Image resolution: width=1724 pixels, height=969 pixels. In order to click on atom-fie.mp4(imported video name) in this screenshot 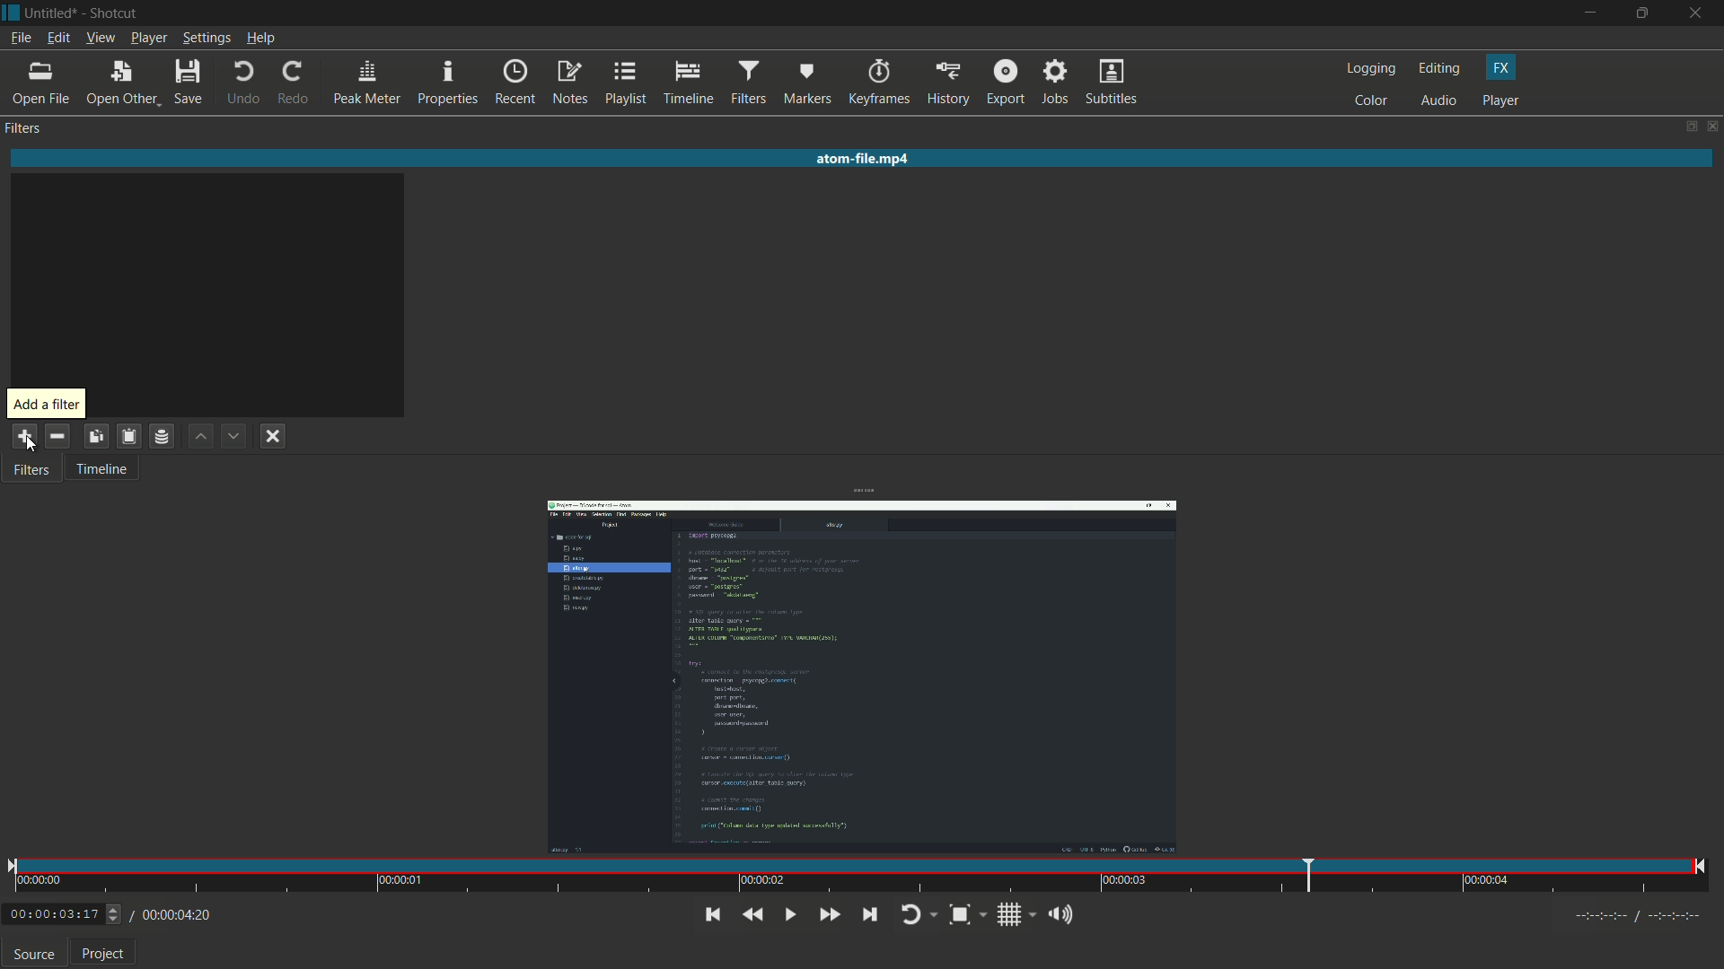, I will do `click(858, 159)`.